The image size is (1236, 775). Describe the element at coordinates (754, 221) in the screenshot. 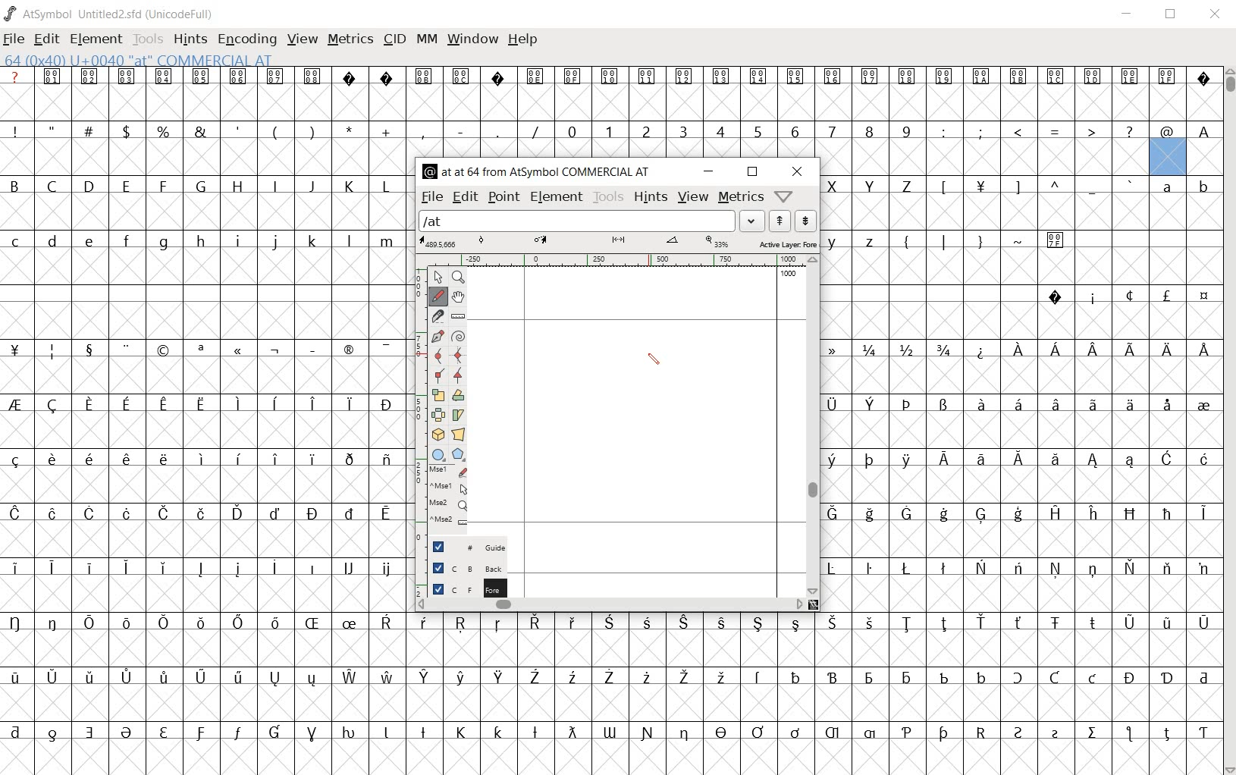

I see `load word list dropdown` at that location.